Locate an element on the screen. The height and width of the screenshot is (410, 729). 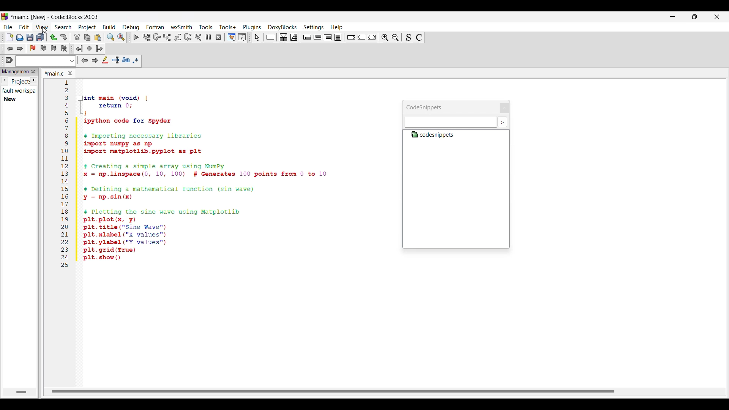
Tools menu is located at coordinates (206, 27).